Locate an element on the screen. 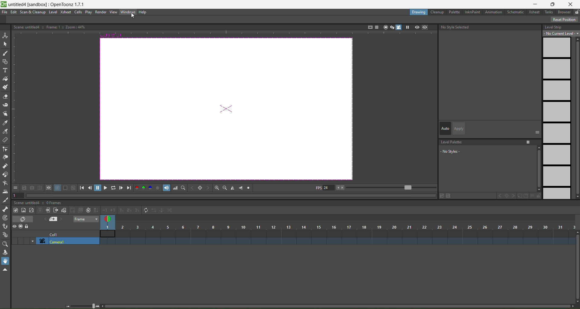  zoom  is located at coordinates (83, 305).